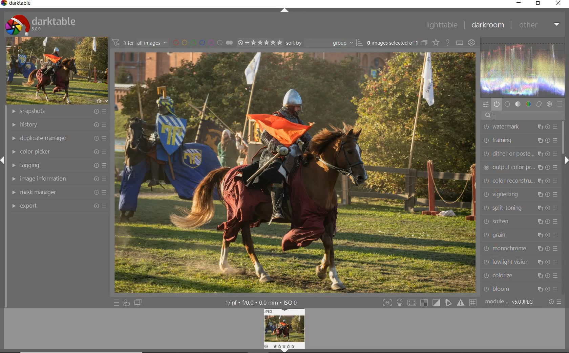 This screenshot has height=353, width=569. What do you see at coordinates (487, 26) in the screenshot?
I see `darkroom` at bounding box center [487, 26].